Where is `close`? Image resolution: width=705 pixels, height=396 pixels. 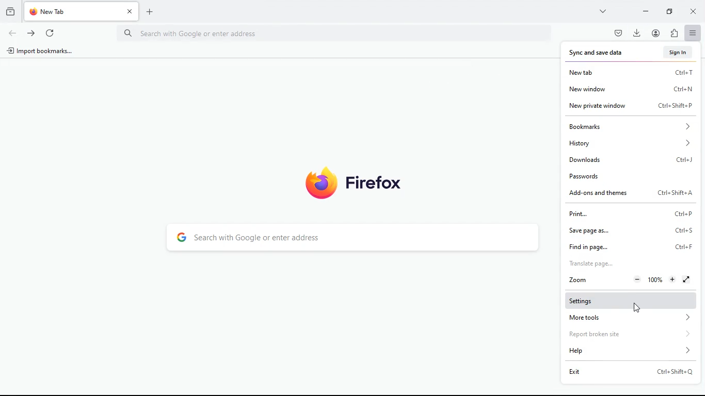
close is located at coordinates (695, 12).